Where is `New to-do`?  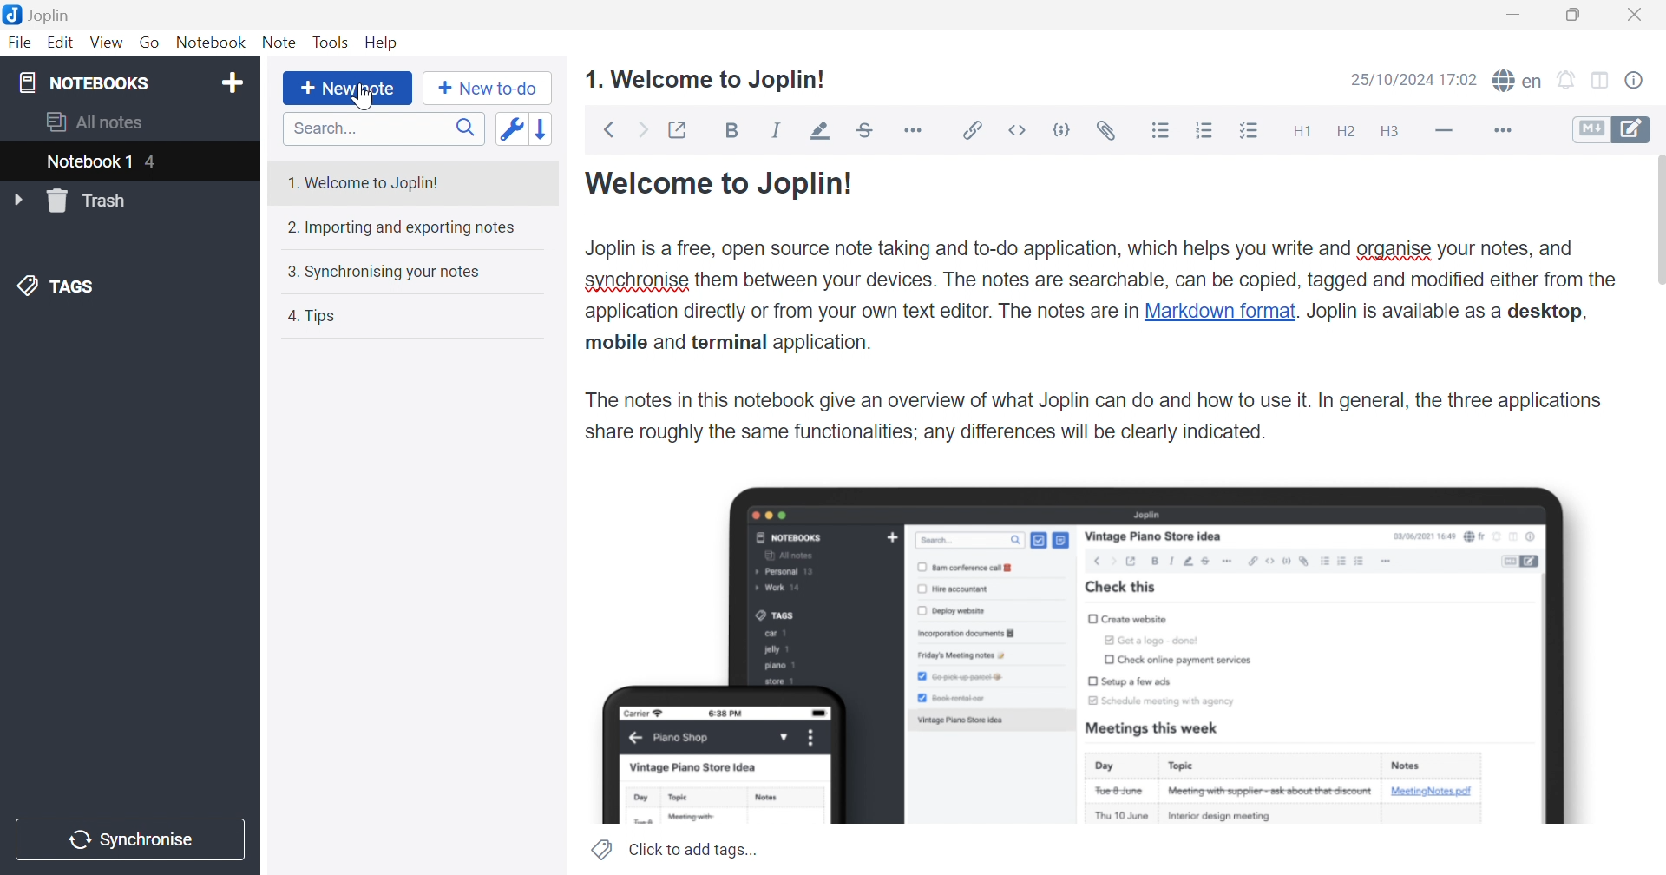
New to-do is located at coordinates (487, 90).